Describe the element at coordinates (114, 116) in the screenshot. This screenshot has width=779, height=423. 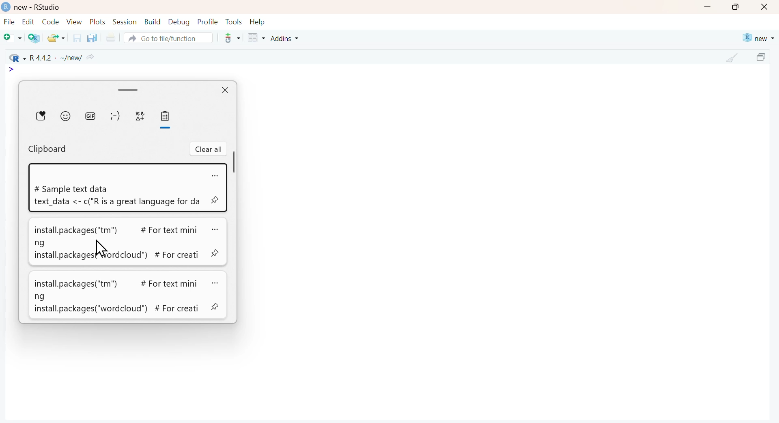
I see `Emoticon` at that location.